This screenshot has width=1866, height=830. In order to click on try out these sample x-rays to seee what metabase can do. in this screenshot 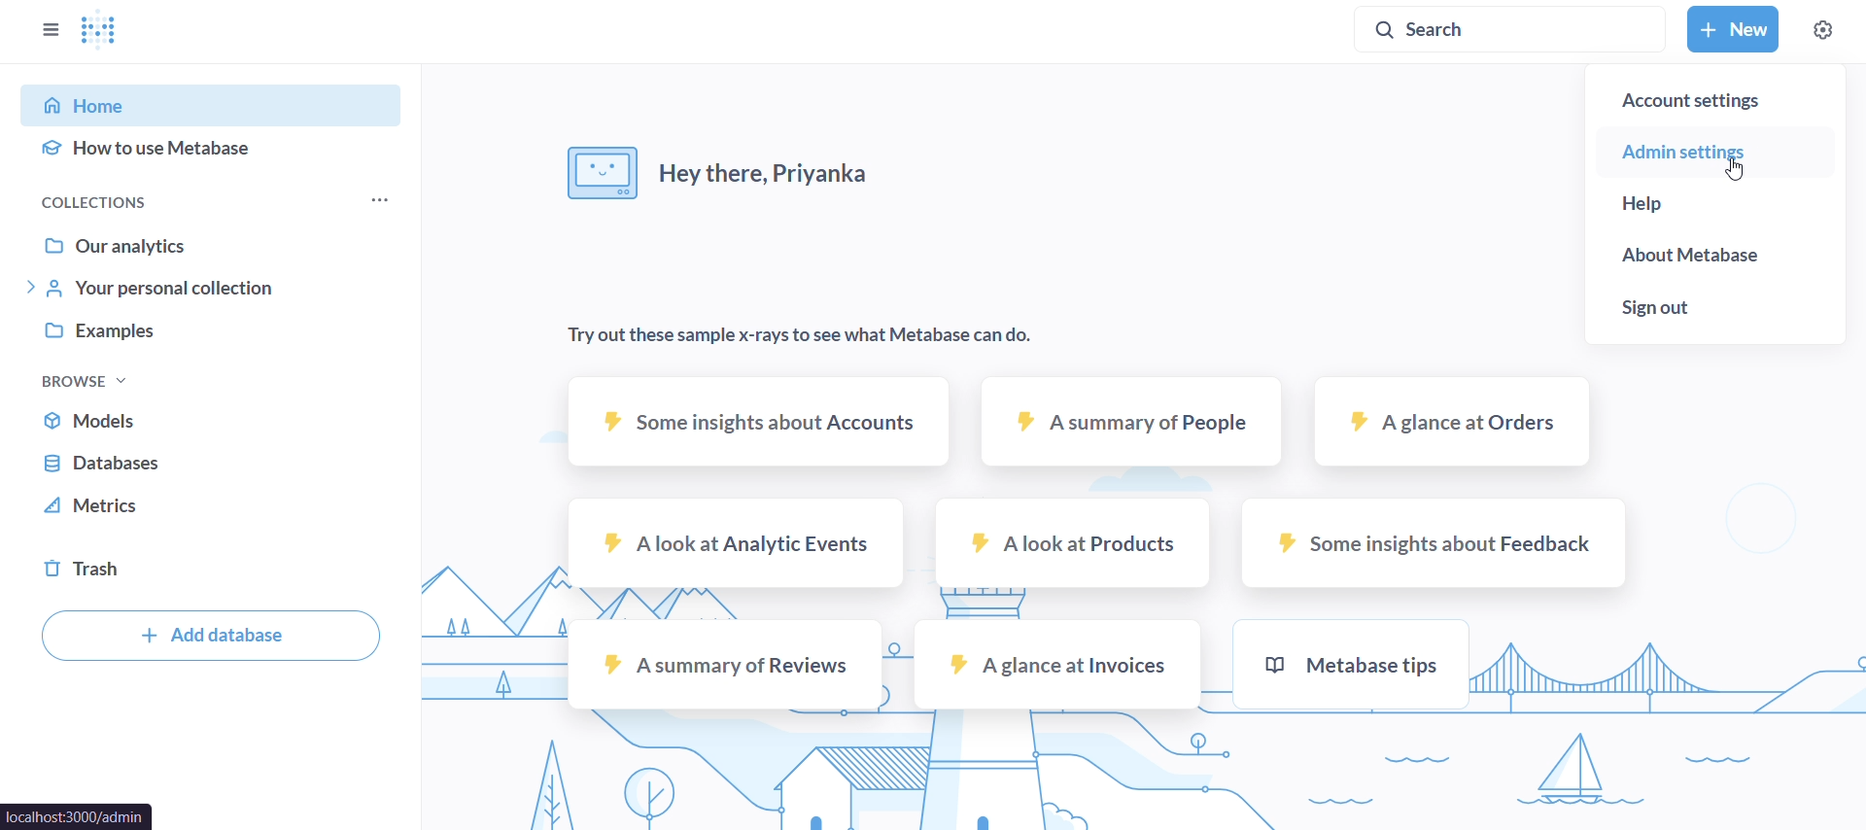, I will do `click(794, 337)`.